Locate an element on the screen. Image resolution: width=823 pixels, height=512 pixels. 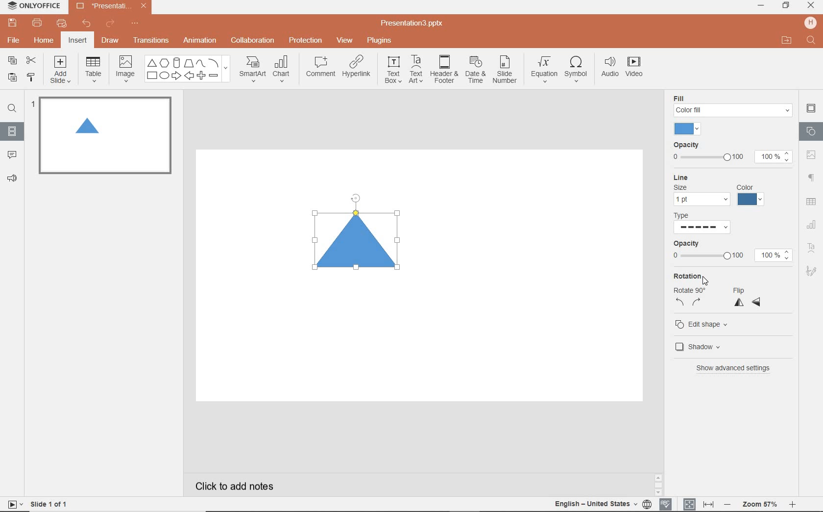
VIEW is located at coordinates (345, 41).